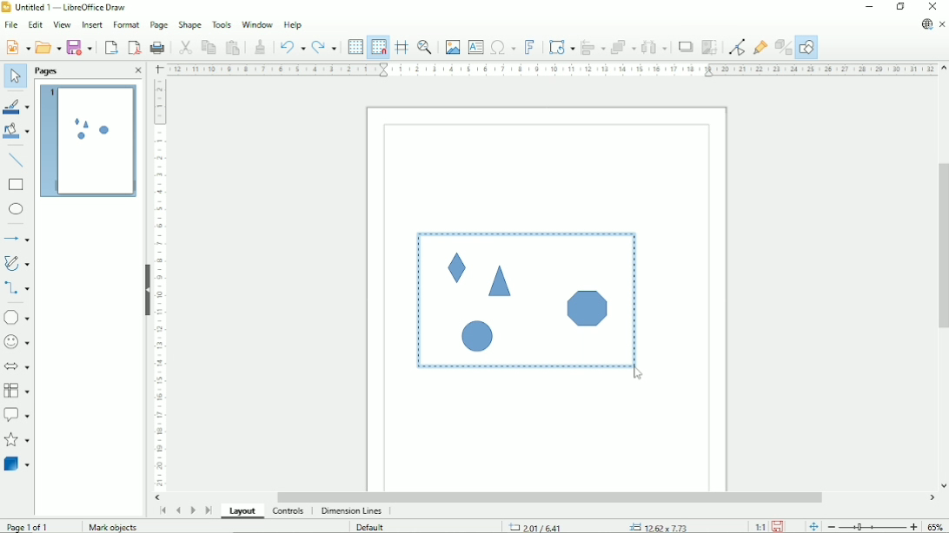 Image resolution: width=949 pixels, height=533 pixels. Describe the element at coordinates (193, 509) in the screenshot. I see `Scroll to next page` at that location.